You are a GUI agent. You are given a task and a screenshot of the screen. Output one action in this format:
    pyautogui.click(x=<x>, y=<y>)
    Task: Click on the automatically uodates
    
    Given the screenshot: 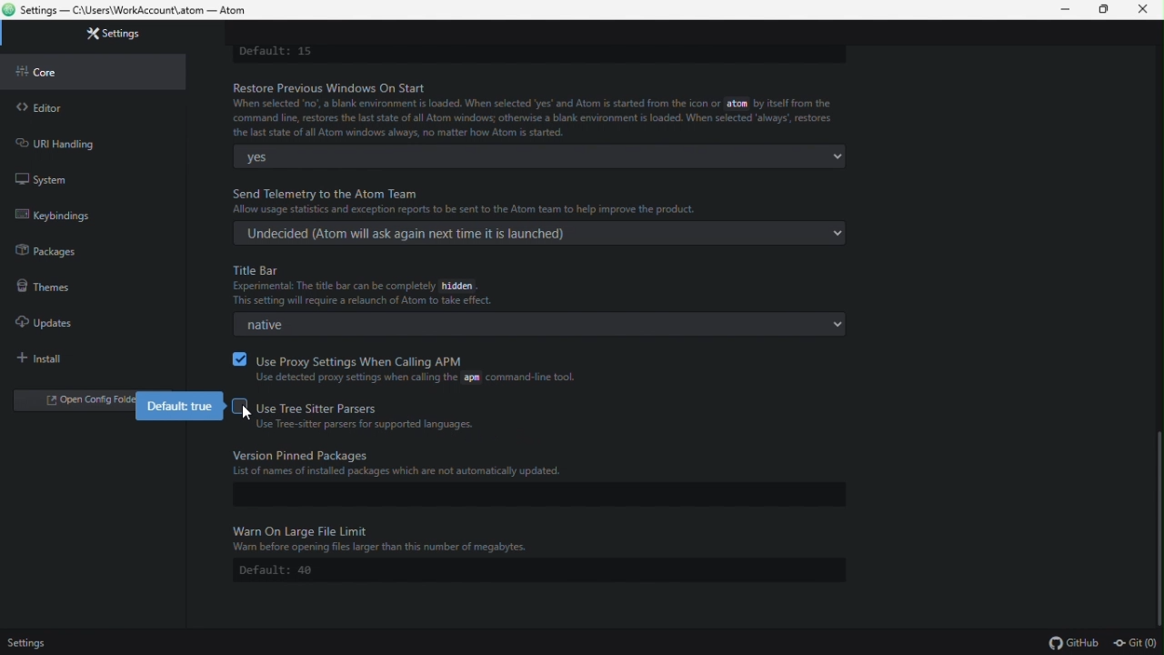 What is the action you would take?
    pyautogui.click(x=538, y=327)
    